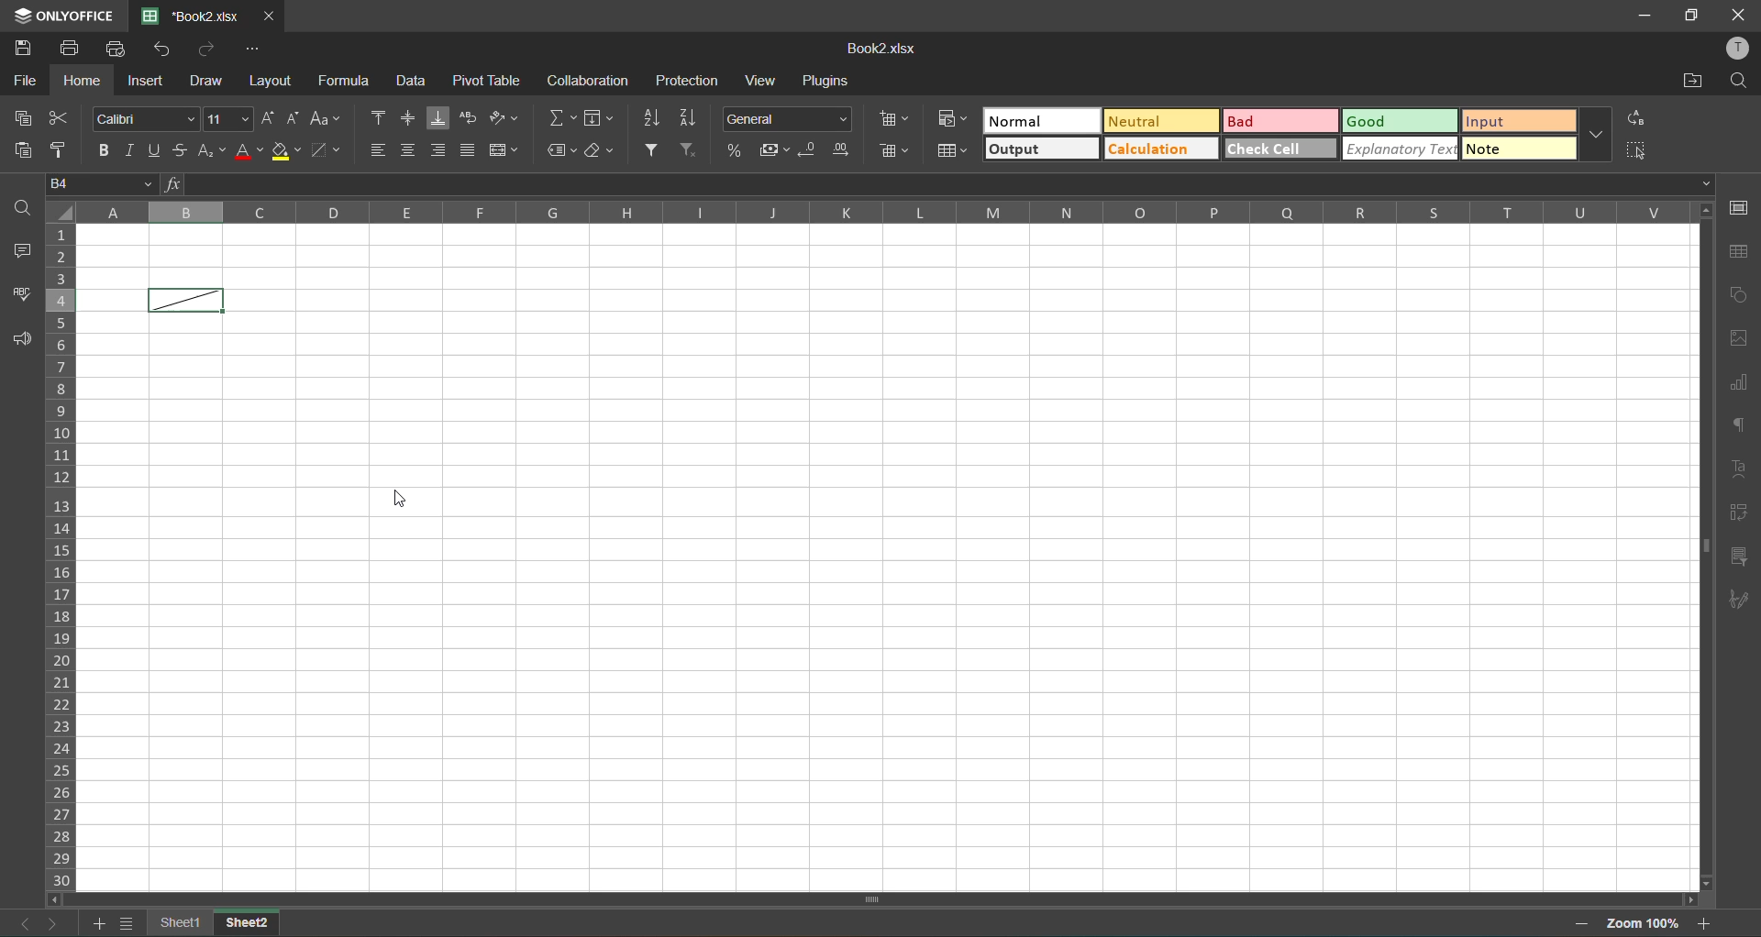  I want to click on home, so click(86, 80).